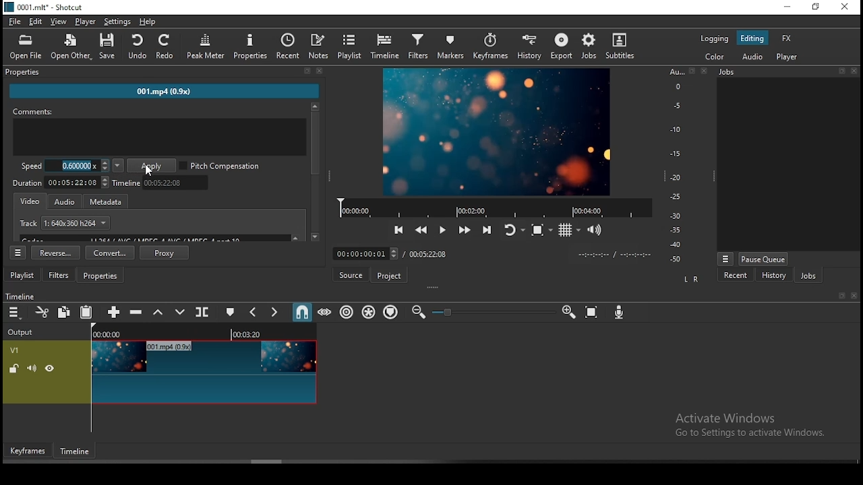 The height and width of the screenshot is (485, 863). What do you see at coordinates (59, 183) in the screenshot?
I see `video duration` at bounding box center [59, 183].